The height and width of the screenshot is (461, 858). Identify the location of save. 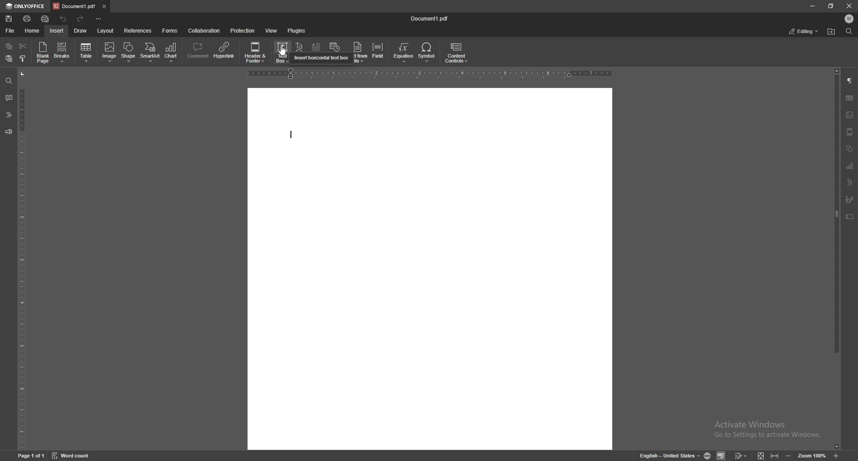
(8, 19).